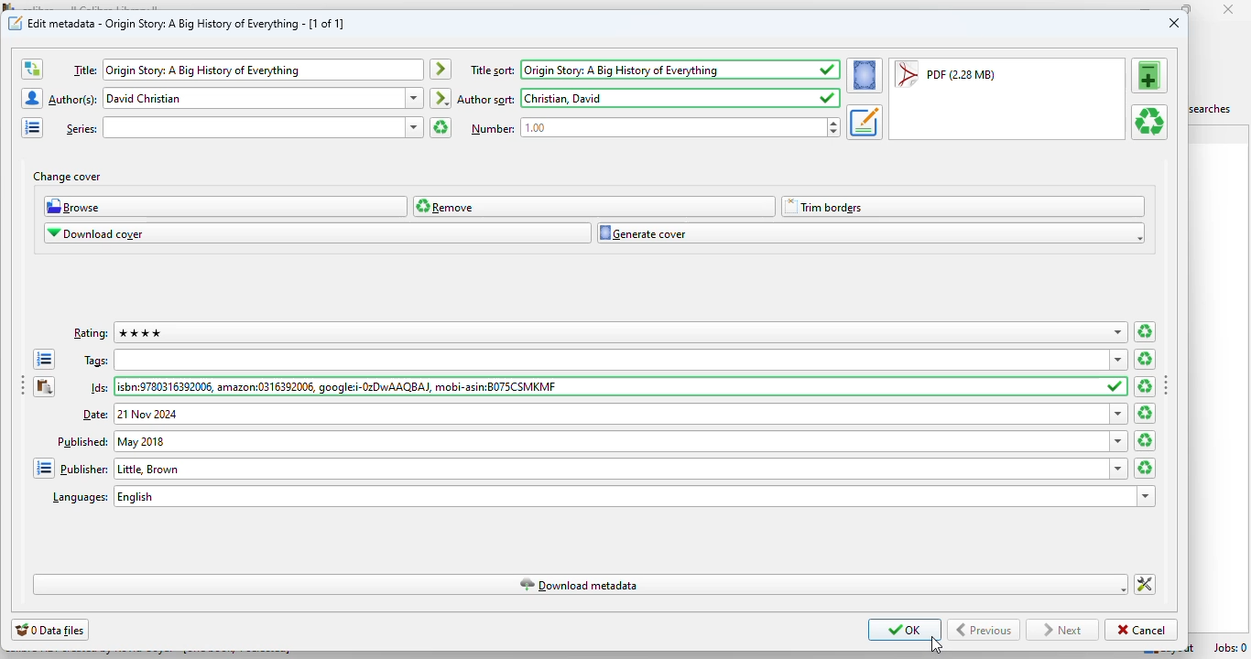 This screenshot has height=659, width=1251. I want to click on text, so click(82, 129).